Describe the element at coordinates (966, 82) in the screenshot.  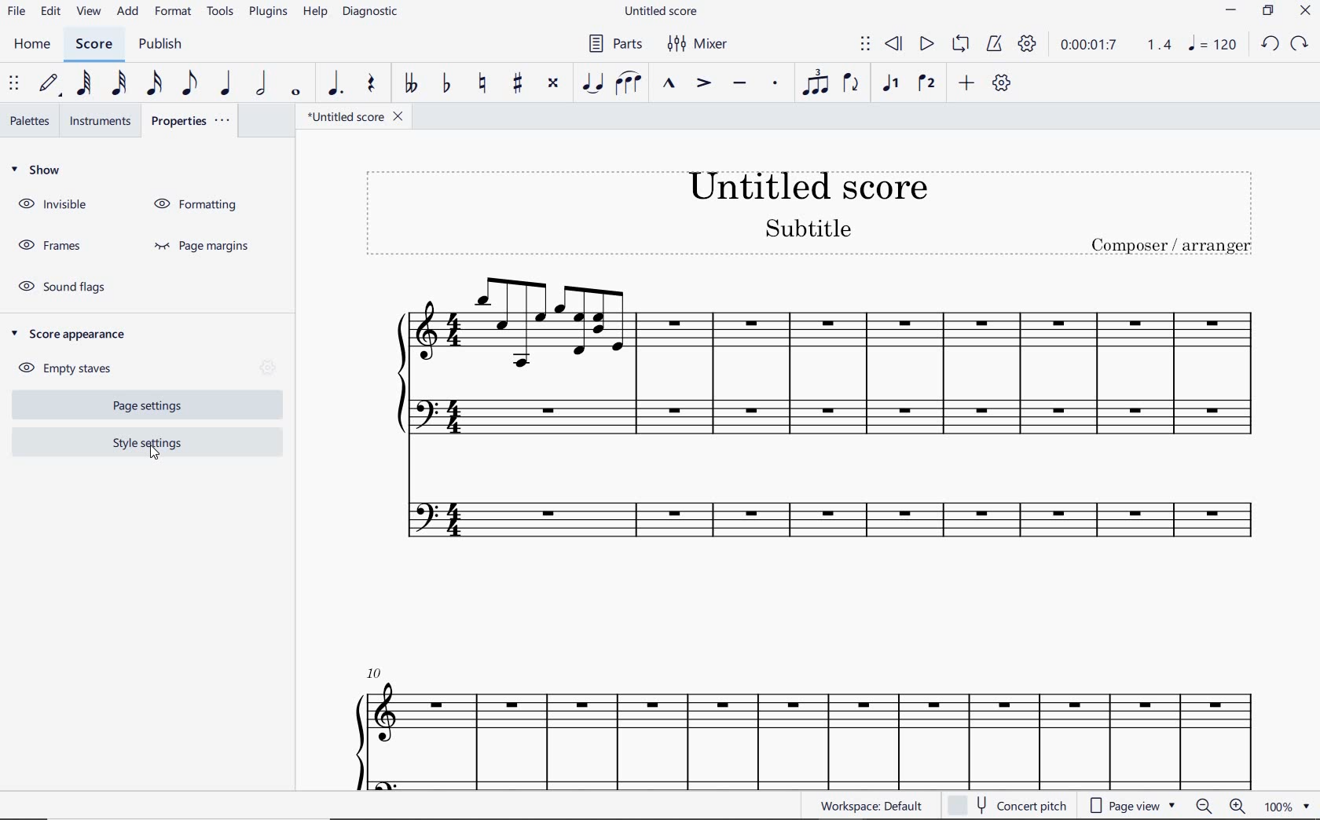
I see `ADD` at that location.